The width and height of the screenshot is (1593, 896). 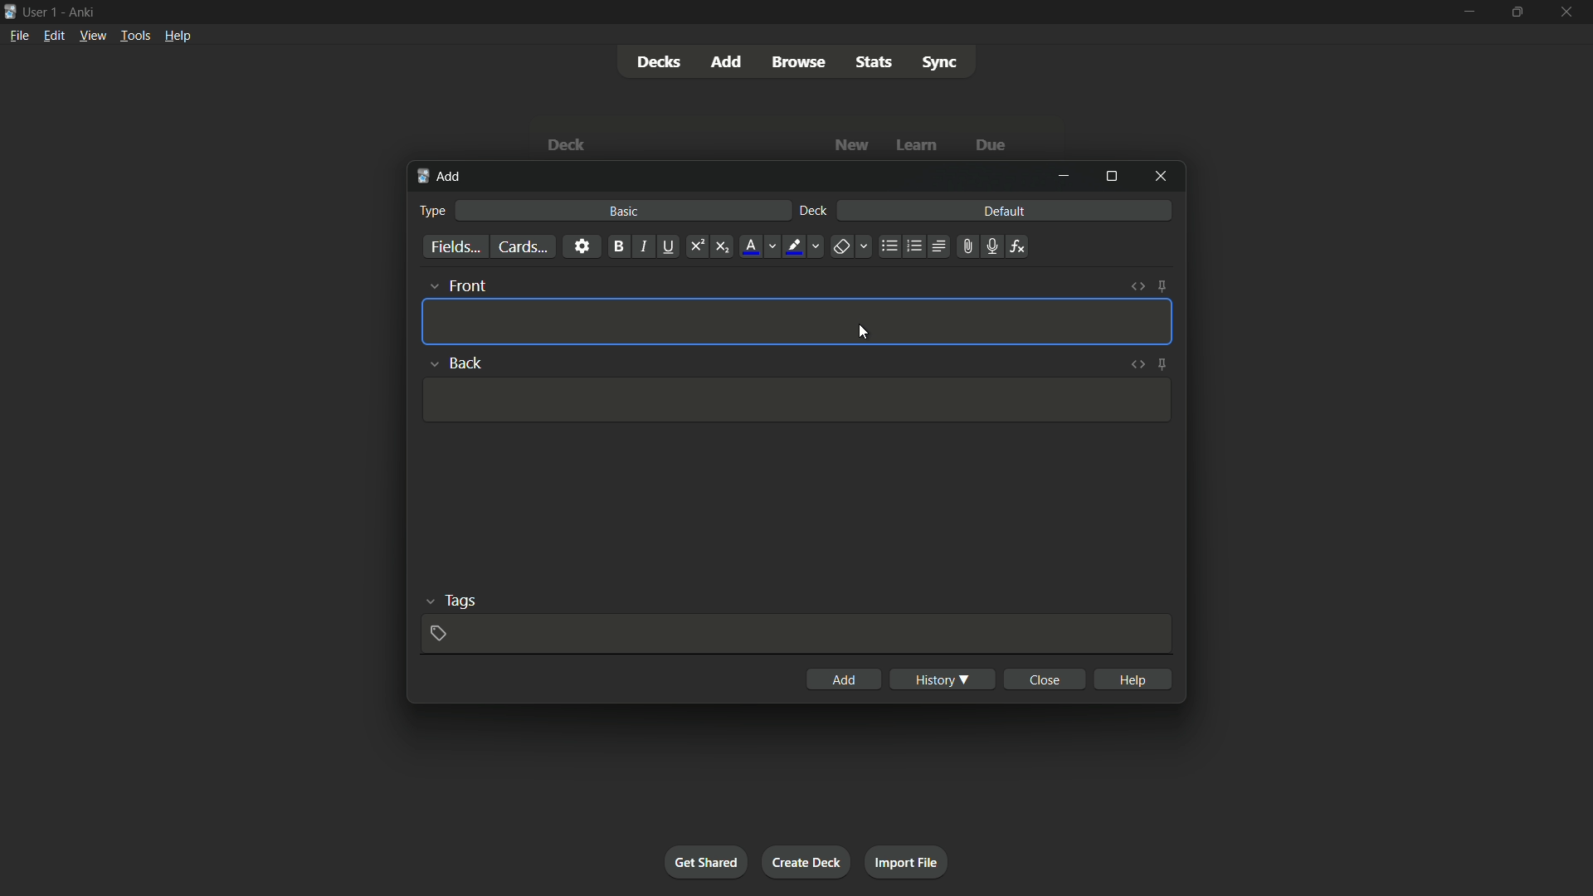 I want to click on add tag, so click(x=437, y=633).